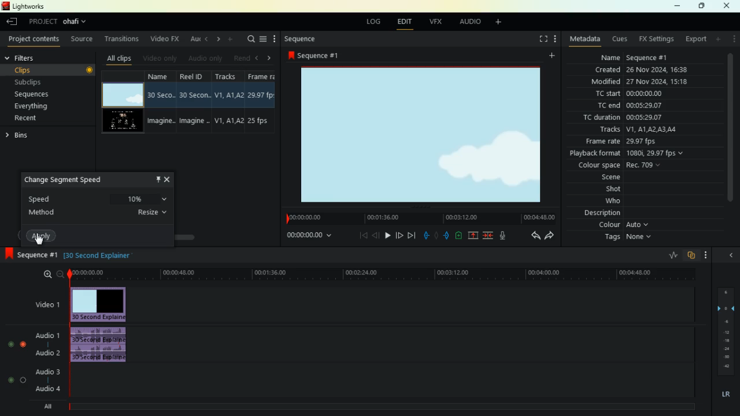 The height and width of the screenshot is (416, 740). Describe the element at coordinates (538, 39) in the screenshot. I see `fullscreen` at that location.